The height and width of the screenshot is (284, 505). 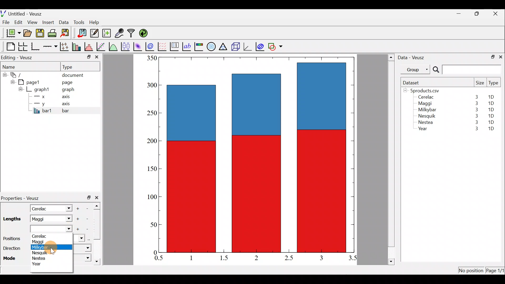 I want to click on Histogram of a dataset, so click(x=90, y=47).